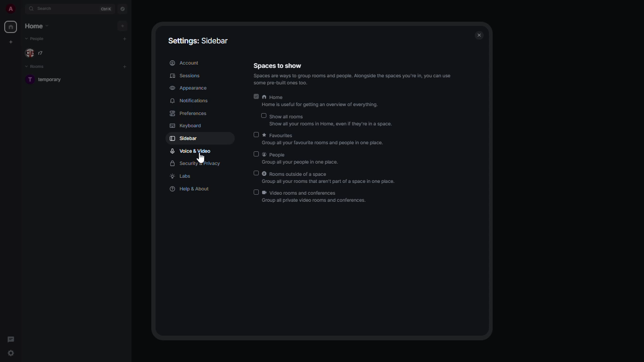 This screenshot has width=644, height=362. What do you see at coordinates (328, 97) in the screenshot?
I see `home` at bounding box center [328, 97].